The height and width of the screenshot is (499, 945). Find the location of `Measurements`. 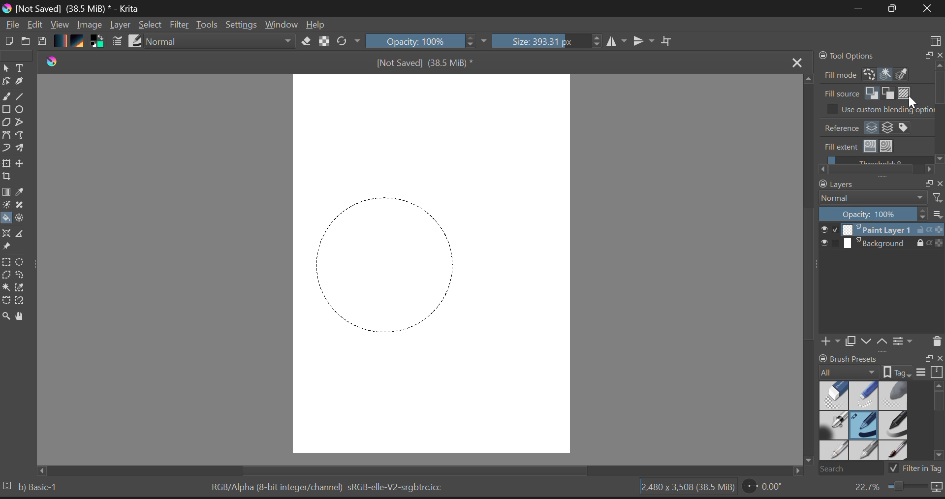

Measurements is located at coordinates (24, 234).